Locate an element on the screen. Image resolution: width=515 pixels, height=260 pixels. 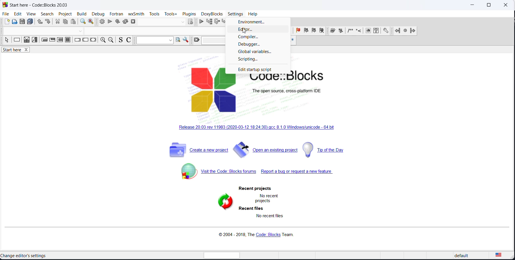
search is located at coordinates (45, 14).